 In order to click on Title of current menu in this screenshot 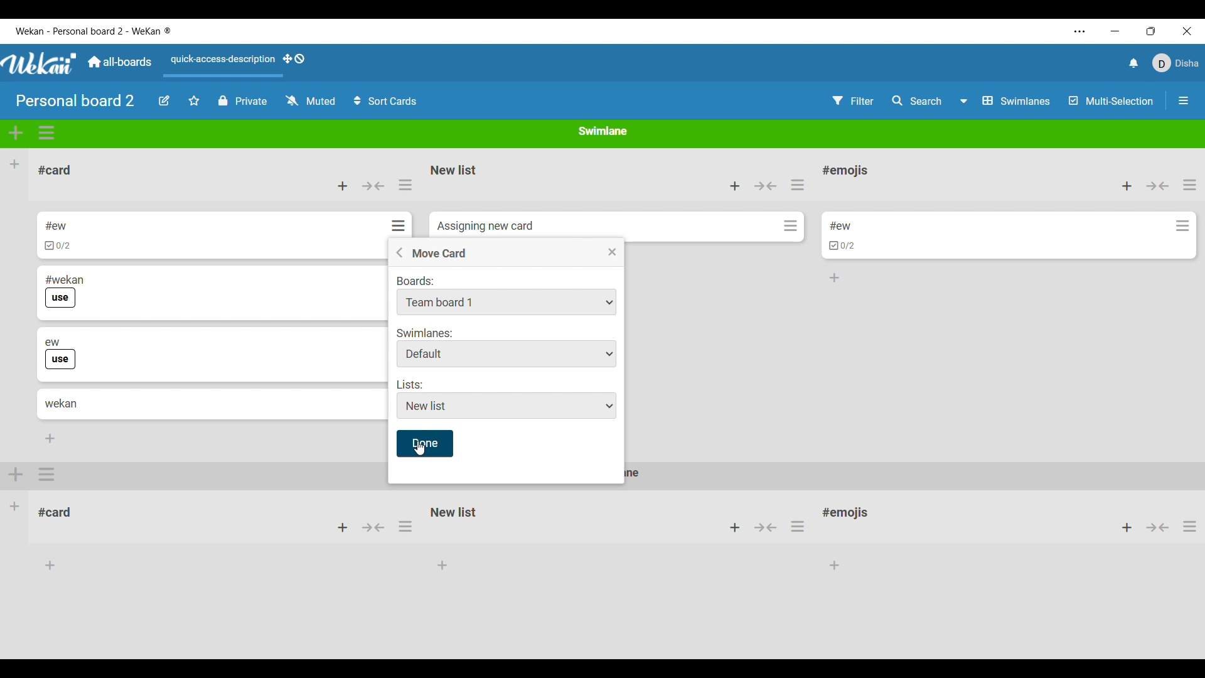, I will do `click(439, 254)`.